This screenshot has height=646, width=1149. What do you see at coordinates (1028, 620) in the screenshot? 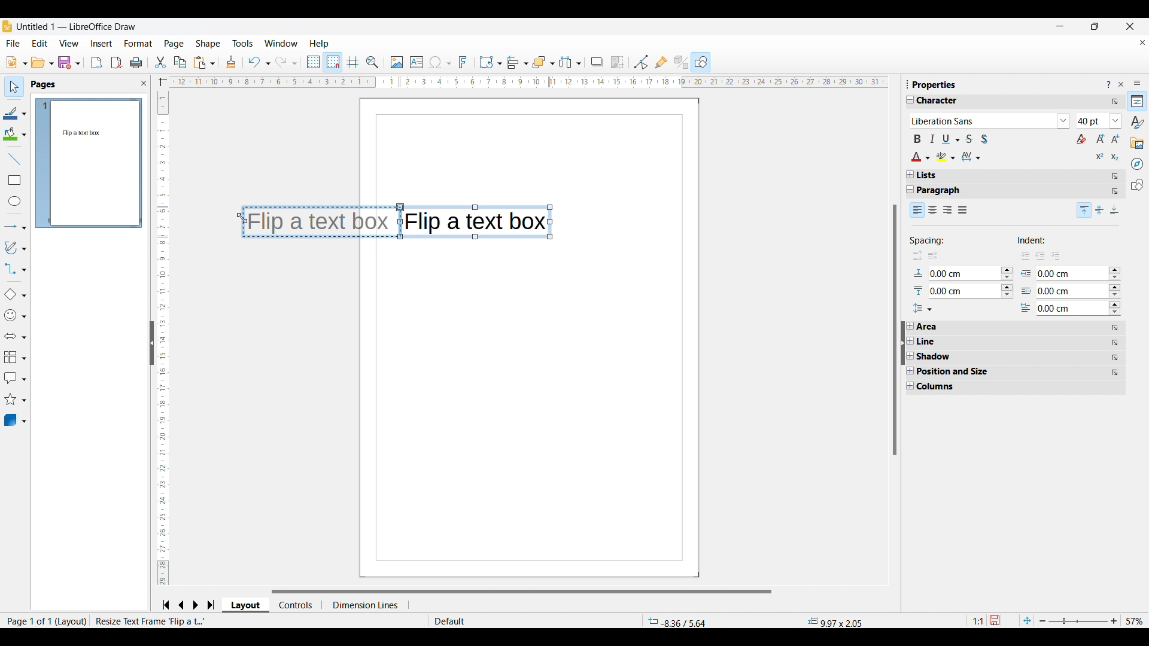
I see `Fit page to current window` at bounding box center [1028, 620].